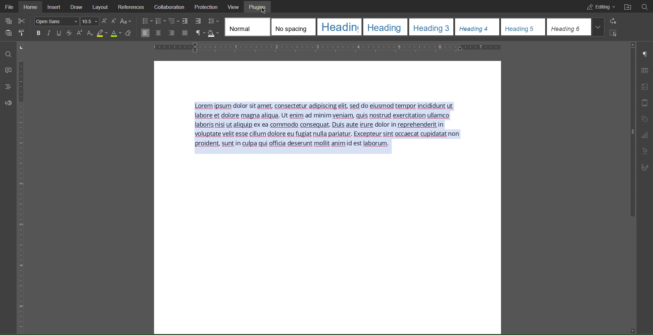 This screenshot has width=653, height=335. I want to click on I, so click(49, 34).